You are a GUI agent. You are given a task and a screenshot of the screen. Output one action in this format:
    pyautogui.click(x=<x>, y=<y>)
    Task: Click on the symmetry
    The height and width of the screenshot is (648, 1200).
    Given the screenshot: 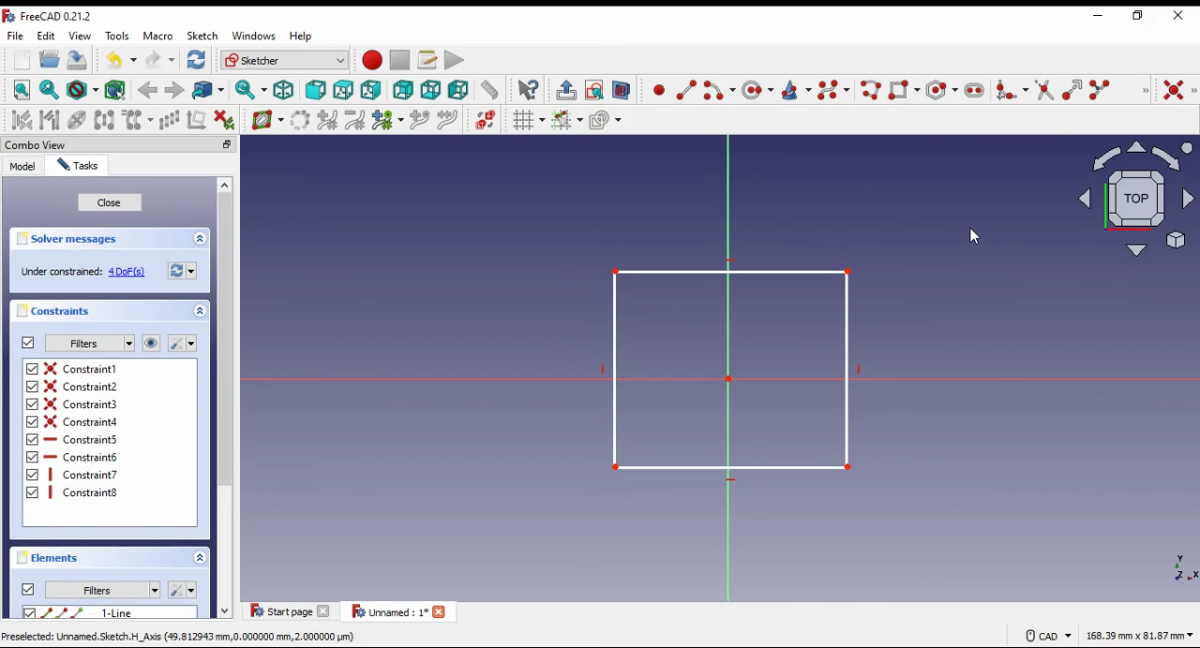 What is the action you would take?
    pyautogui.click(x=106, y=121)
    